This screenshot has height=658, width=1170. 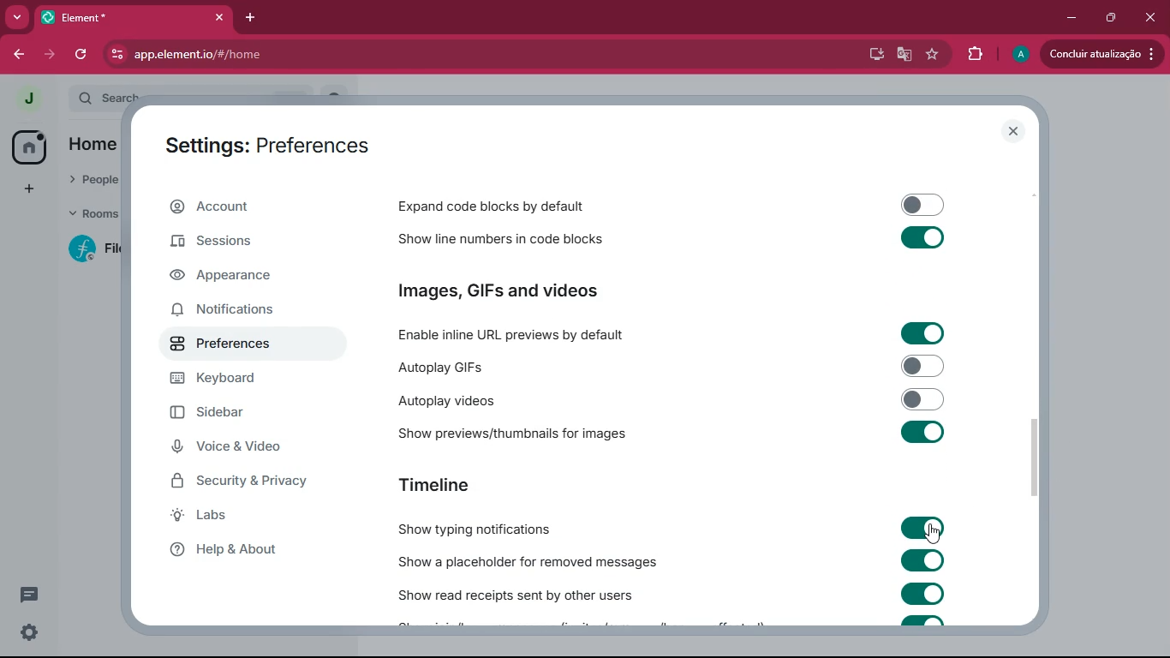 What do you see at coordinates (924, 366) in the screenshot?
I see `toggle on/off` at bounding box center [924, 366].